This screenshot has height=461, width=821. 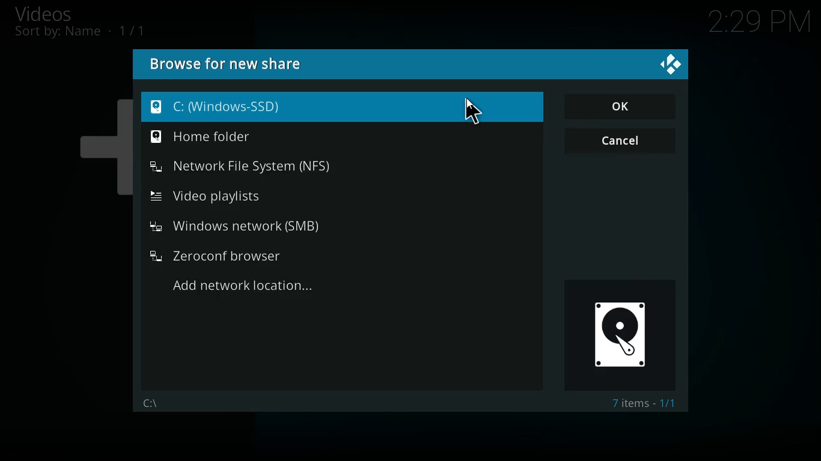 I want to click on cursor, so click(x=469, y=109).